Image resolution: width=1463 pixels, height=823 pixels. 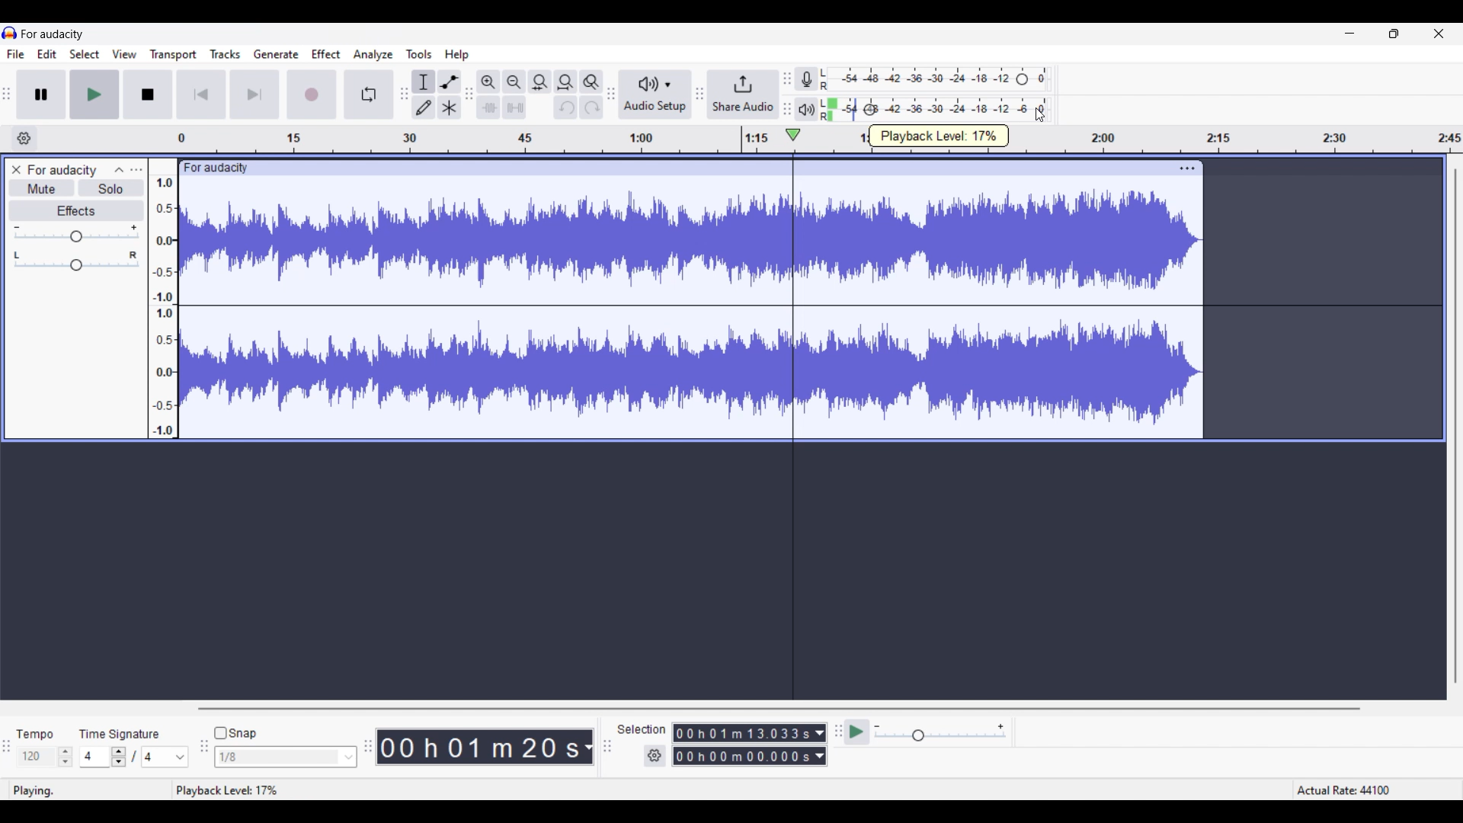 I want to click on Fit project to width, so click(x=566, y=82).